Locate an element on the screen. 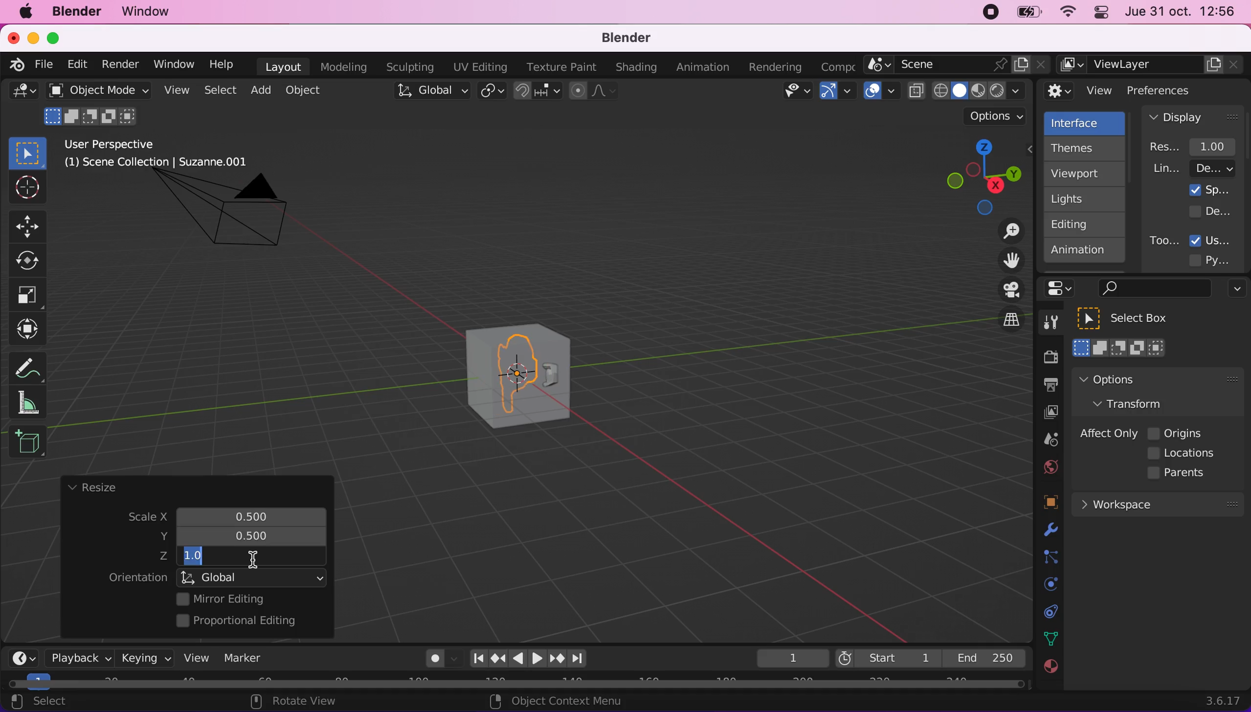 The width and height of the screenshot is (1251, 712). blender is located at coordinates (76, 12).